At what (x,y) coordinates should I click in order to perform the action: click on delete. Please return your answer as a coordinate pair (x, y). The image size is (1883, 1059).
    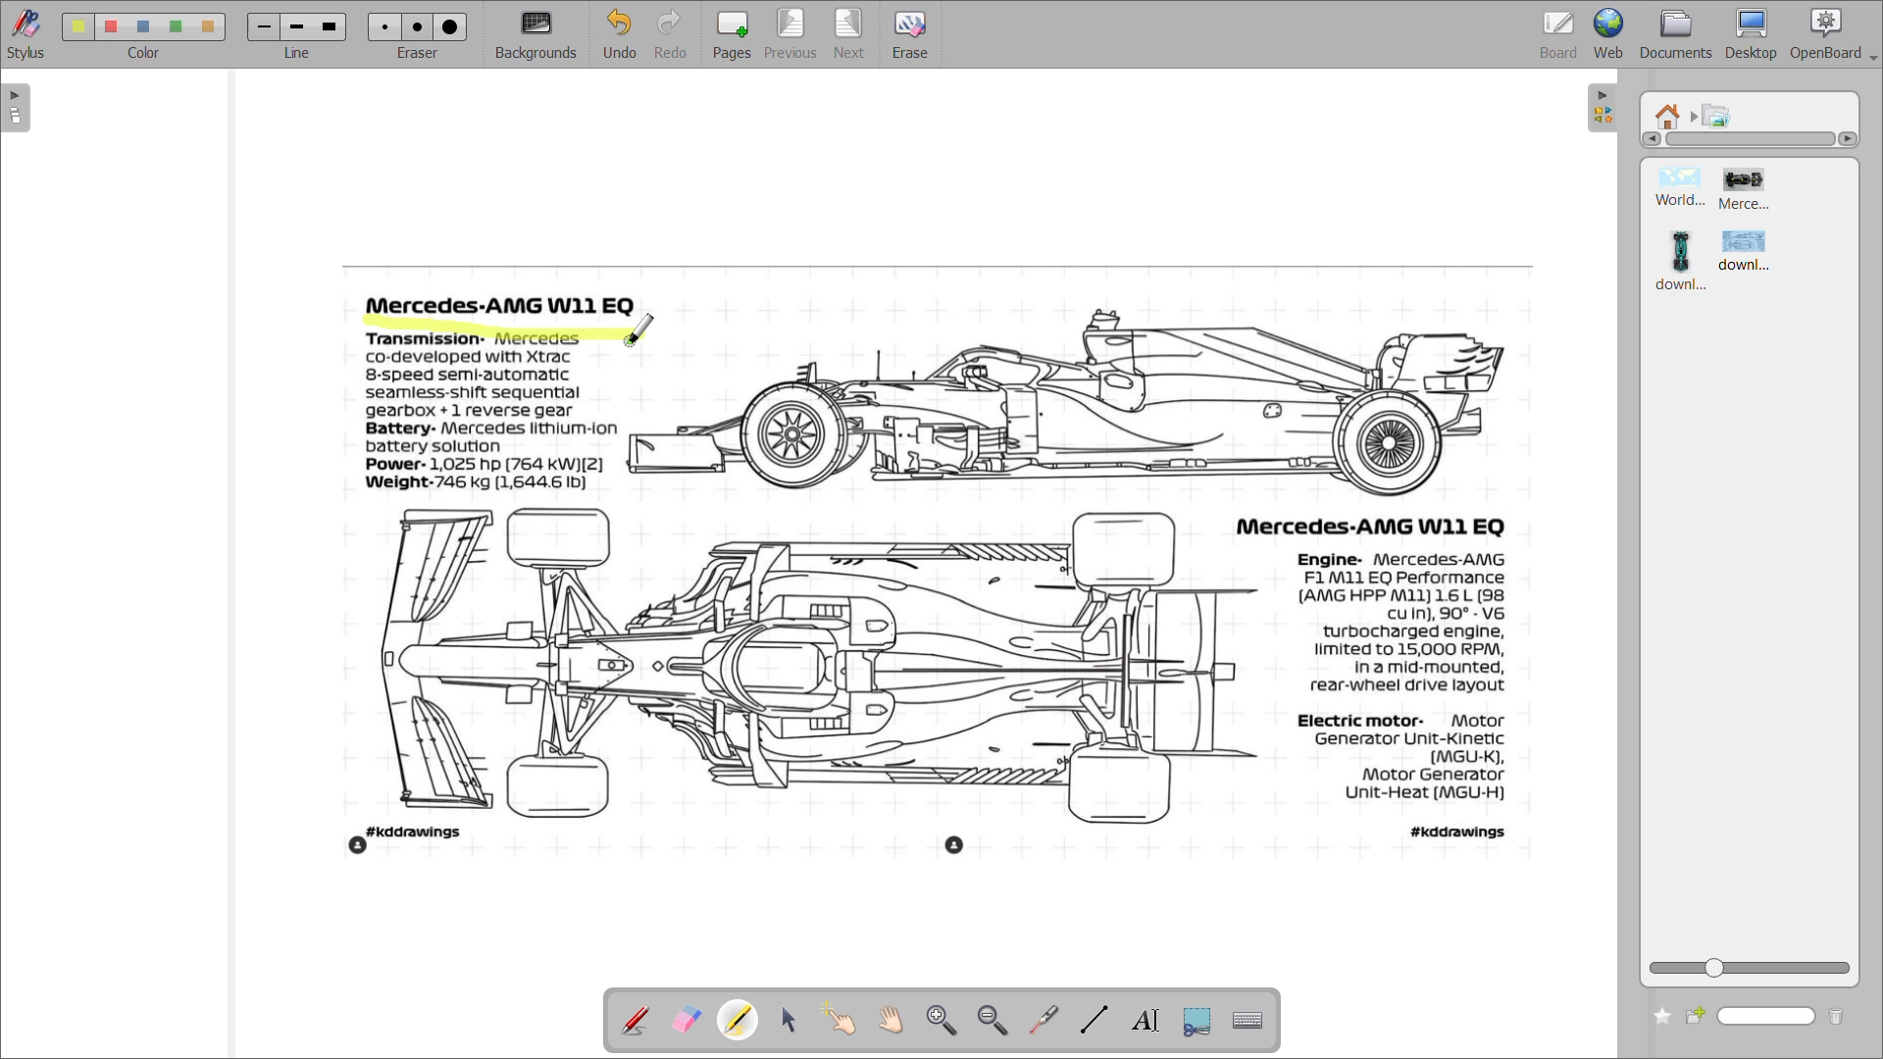
    Looking at the image, I should click on (1837, 1018).